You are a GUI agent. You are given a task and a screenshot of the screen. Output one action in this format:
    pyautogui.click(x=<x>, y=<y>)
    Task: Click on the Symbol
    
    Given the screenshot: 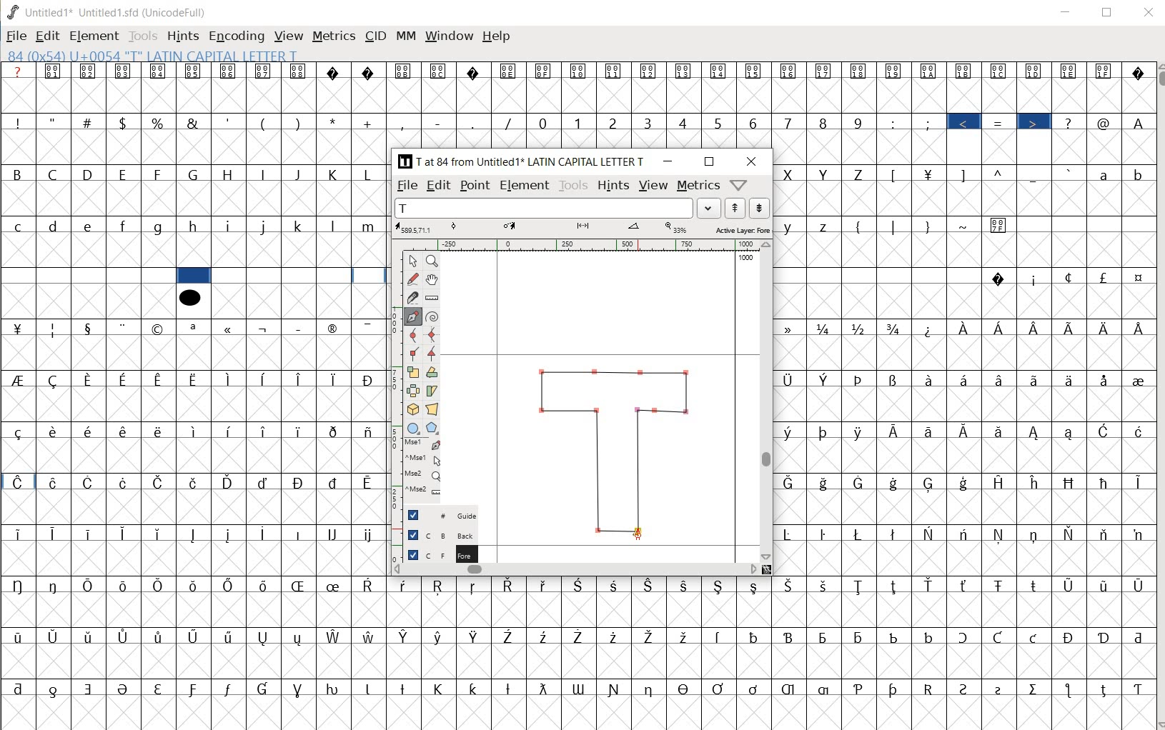 What is the action you would take?
    pyautogui.click(x=895, y=534)
    